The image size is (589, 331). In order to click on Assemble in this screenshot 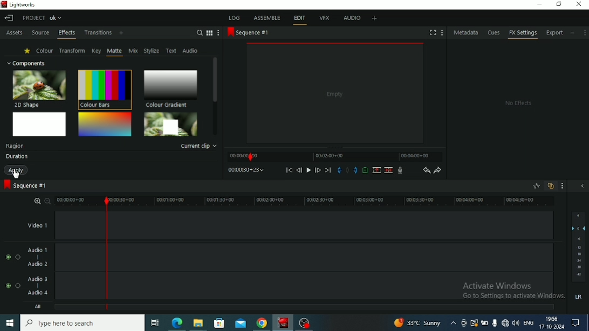, I will do `click(266, 17)`.